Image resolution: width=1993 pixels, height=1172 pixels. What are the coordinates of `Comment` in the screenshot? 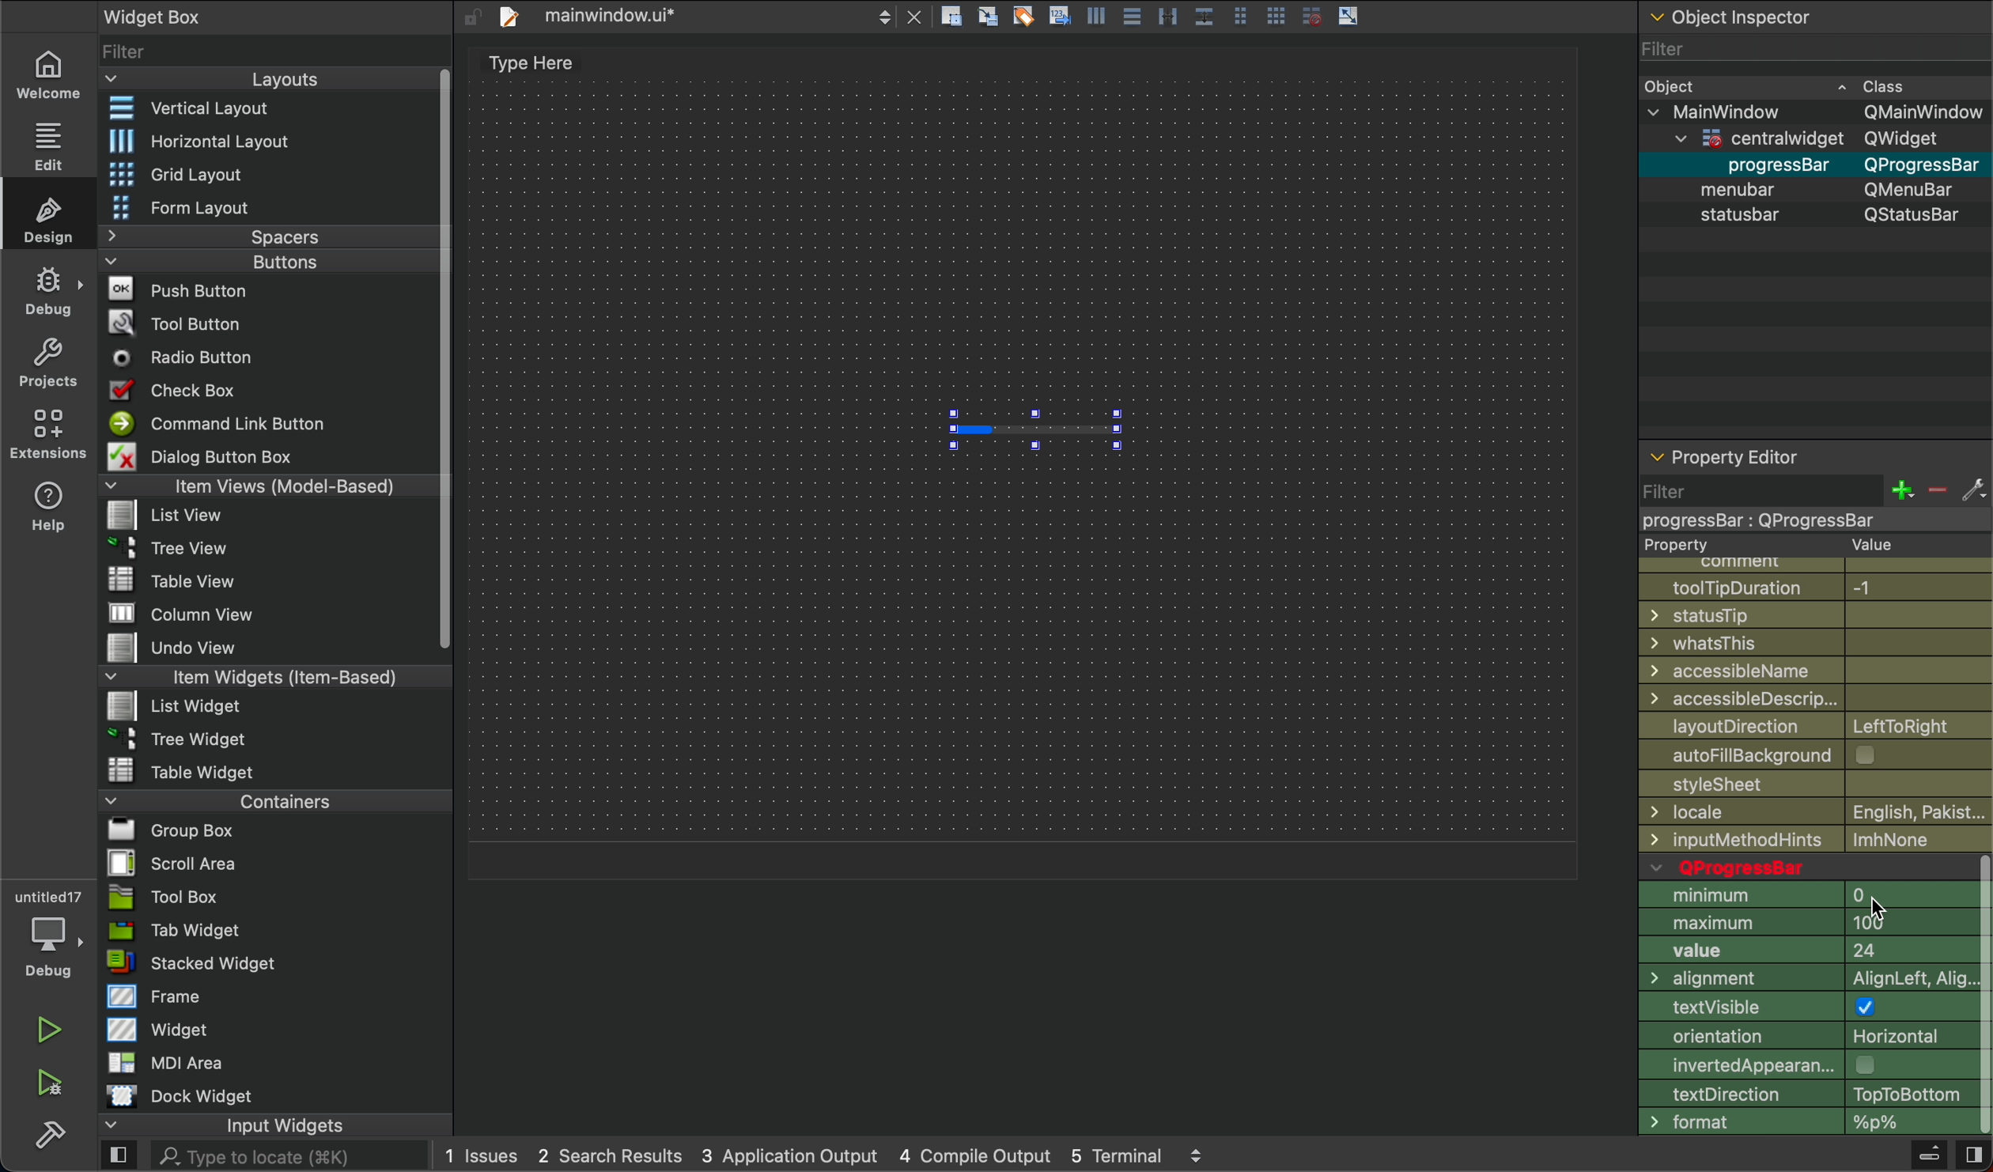 It's located at (1798, 564).